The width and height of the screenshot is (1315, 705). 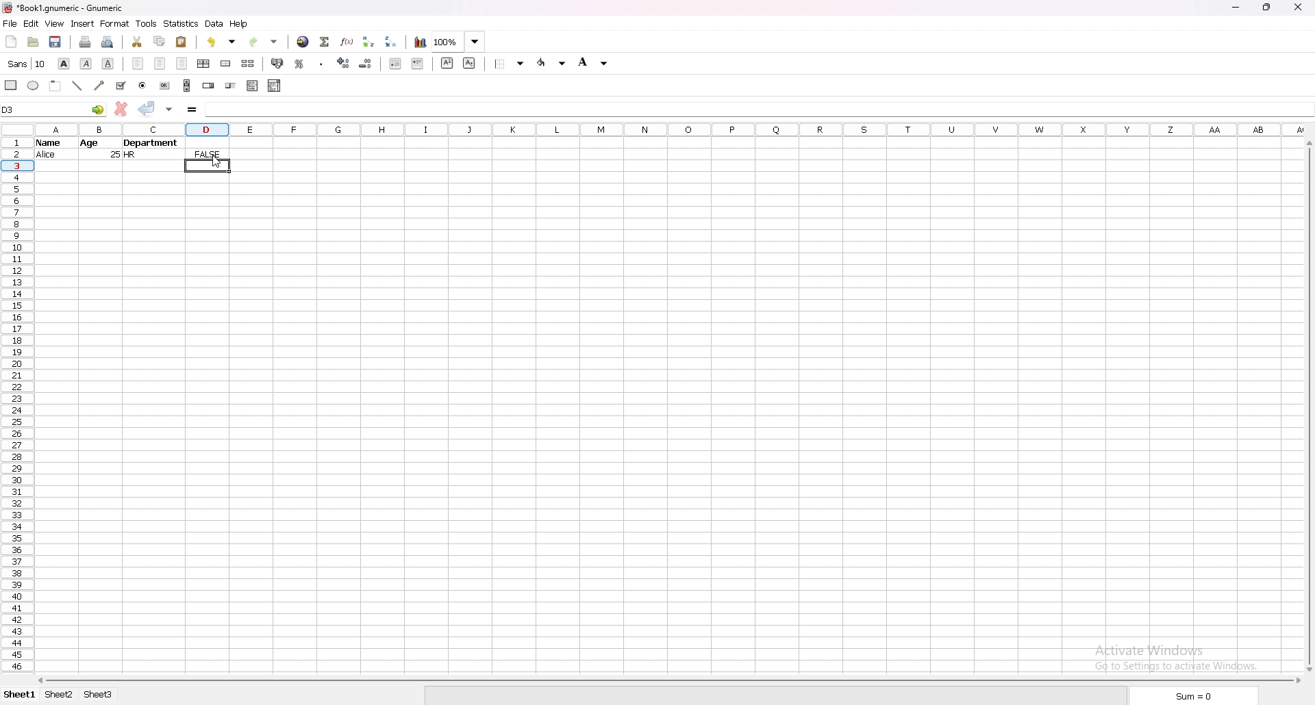 I want to click on border, so click(x=510, y=64).